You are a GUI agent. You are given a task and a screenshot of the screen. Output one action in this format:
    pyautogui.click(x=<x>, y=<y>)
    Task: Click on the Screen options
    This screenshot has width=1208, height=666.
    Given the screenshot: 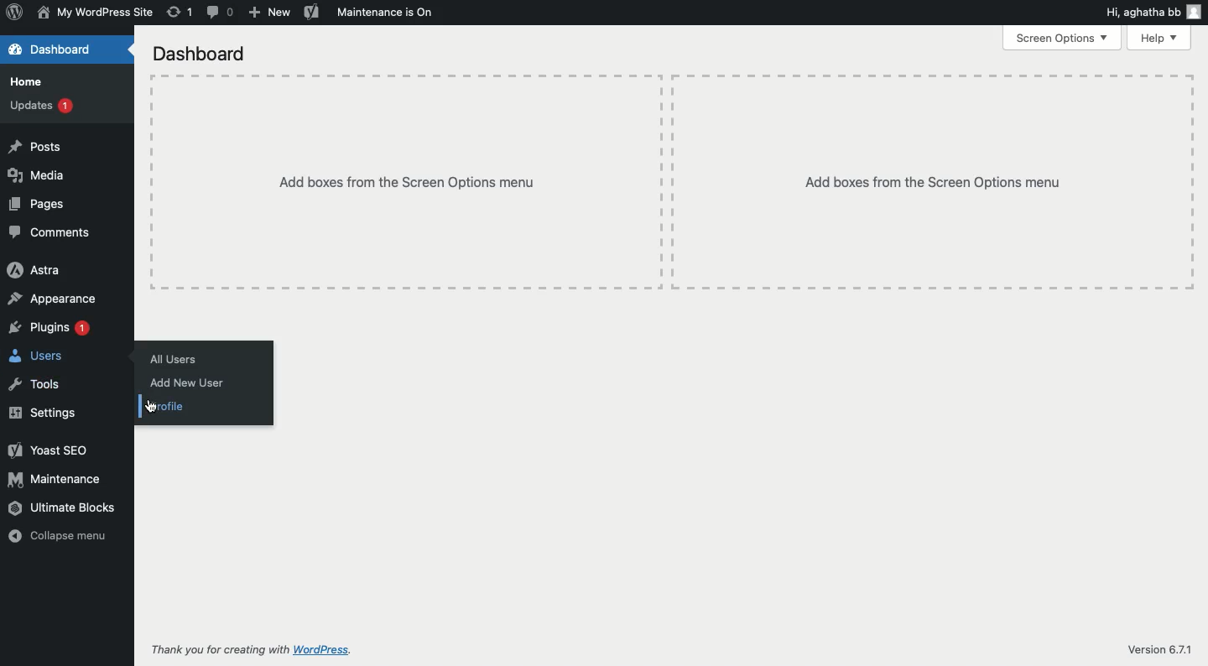 What is the action you would take?
    pyautogui.click(x=1061, y=39)
    